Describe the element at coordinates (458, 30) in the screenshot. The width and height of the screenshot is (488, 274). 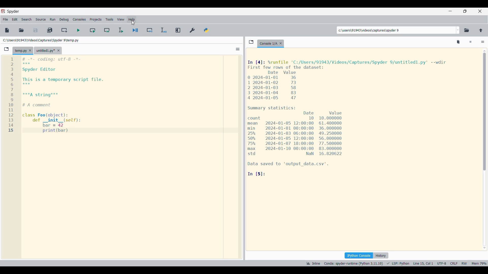
I see `Folder location options` at that location.